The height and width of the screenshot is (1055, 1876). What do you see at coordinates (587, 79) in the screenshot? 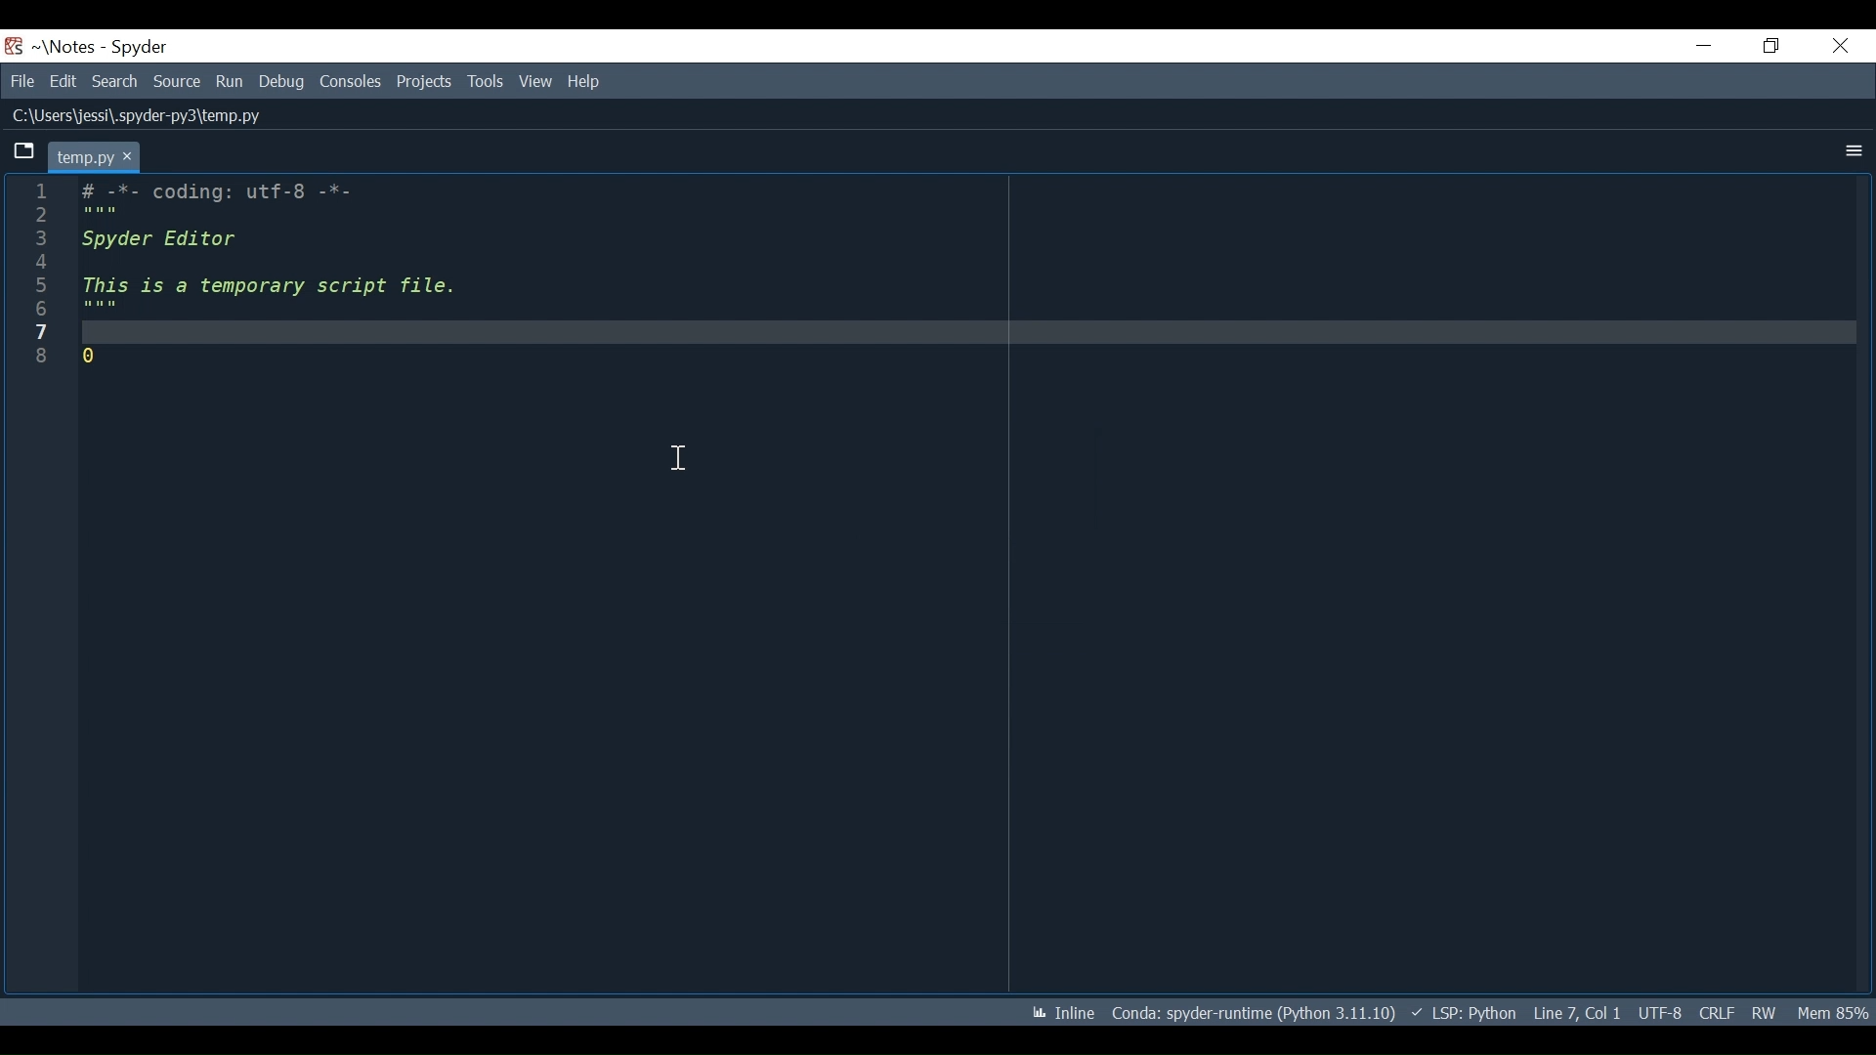
I see `Help` at bounding box center [587, 79].